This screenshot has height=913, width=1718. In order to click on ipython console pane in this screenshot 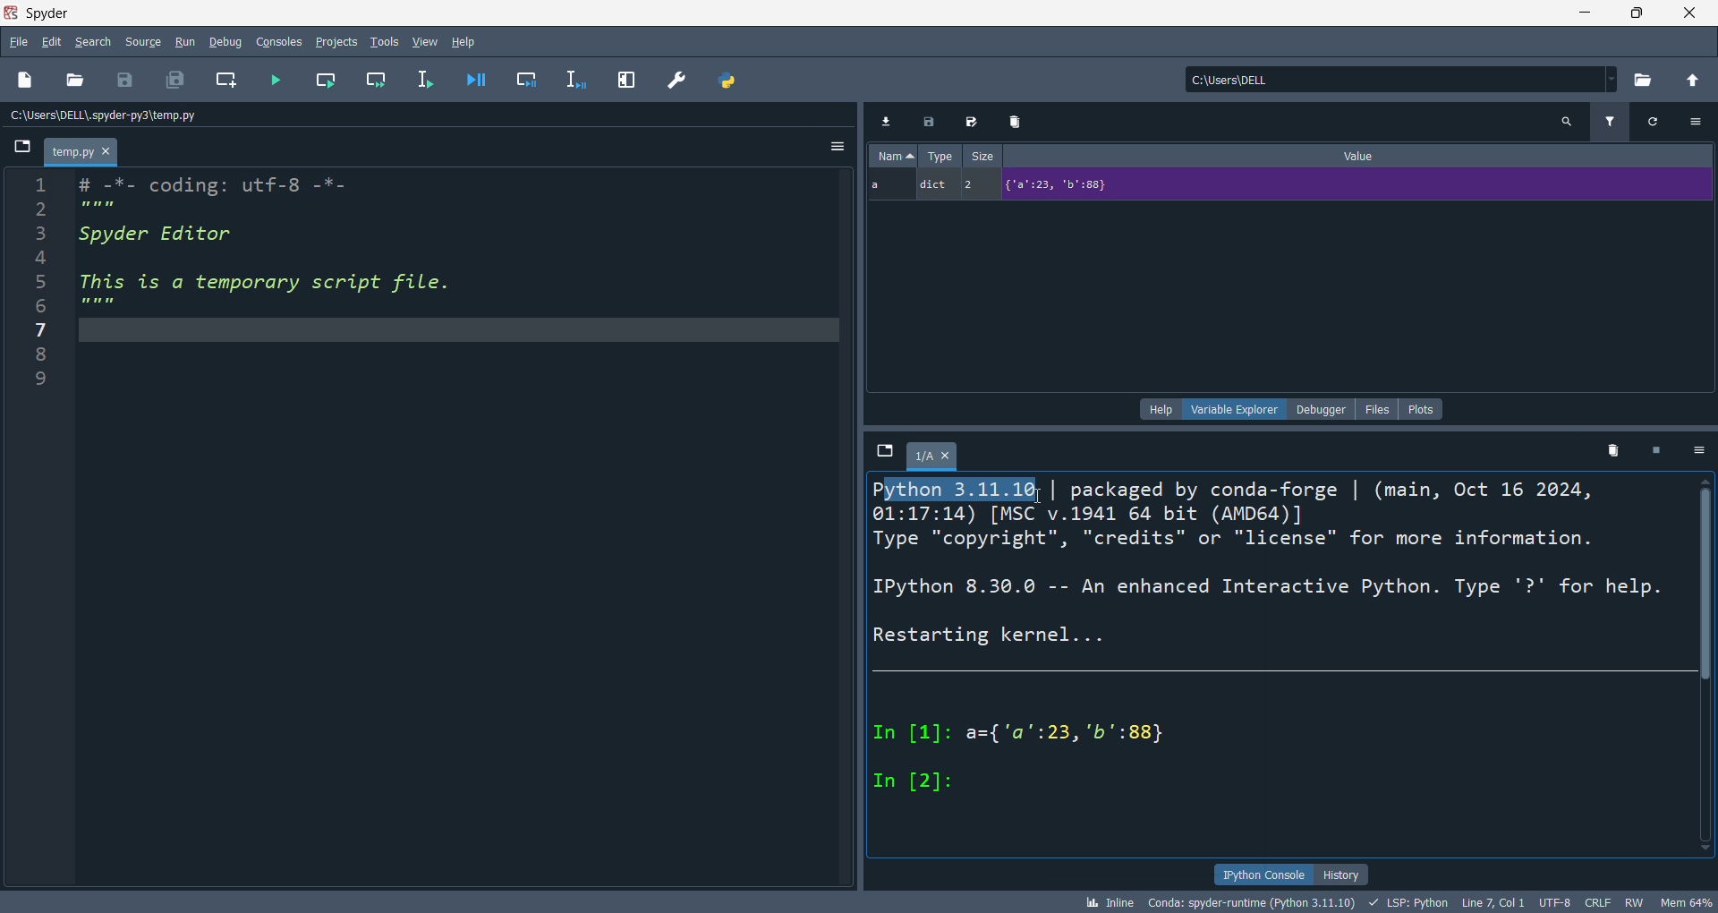, I will do `click(1280, 681)`.